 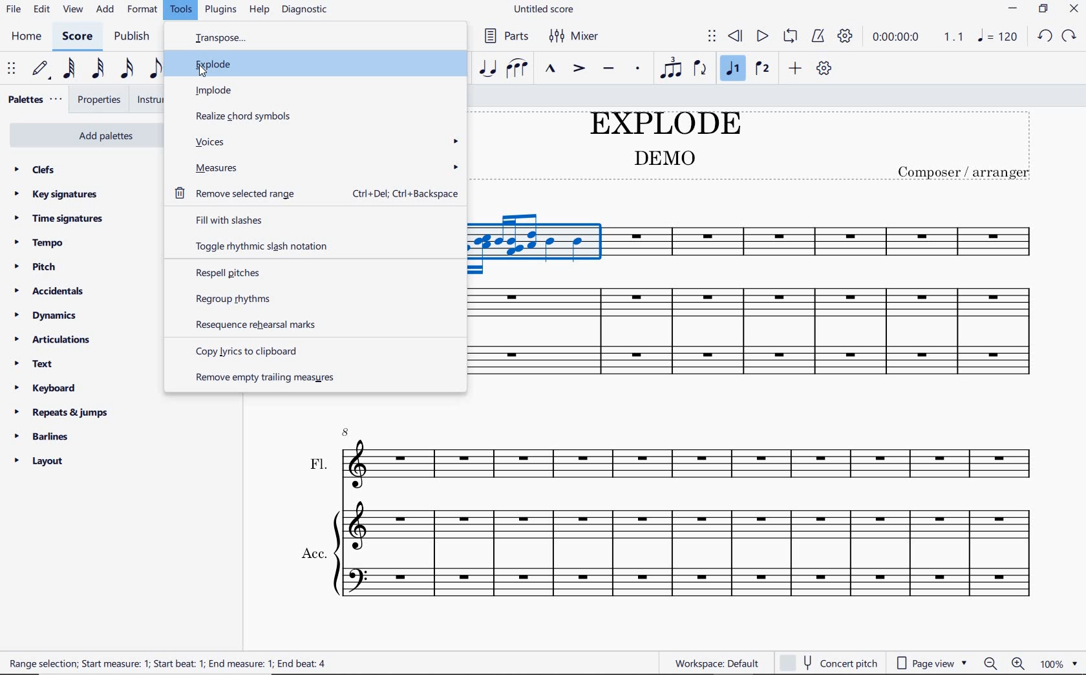 I want to click on page view, so click(x=933, y=661).